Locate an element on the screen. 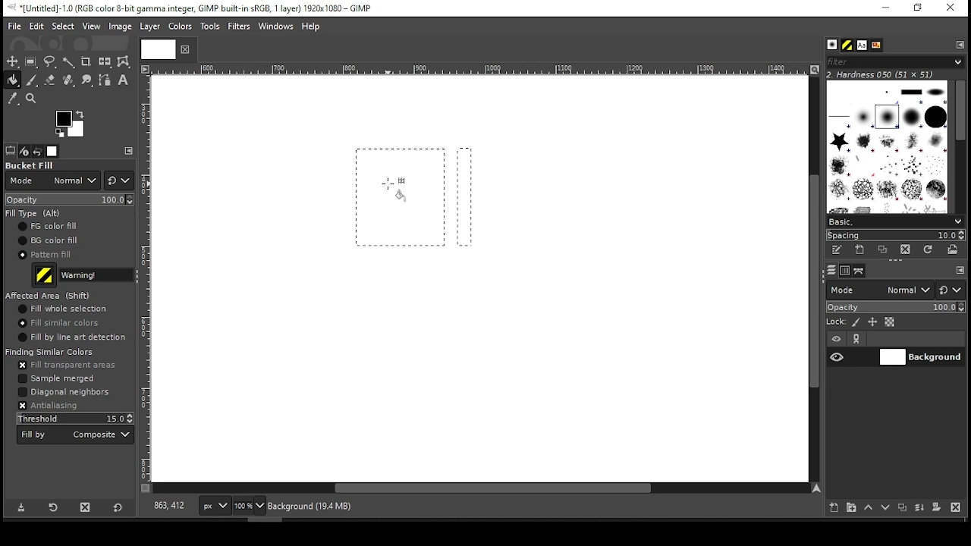 The width and height of the screenshot is (971, 546). help is located at coordinates (311, 27).